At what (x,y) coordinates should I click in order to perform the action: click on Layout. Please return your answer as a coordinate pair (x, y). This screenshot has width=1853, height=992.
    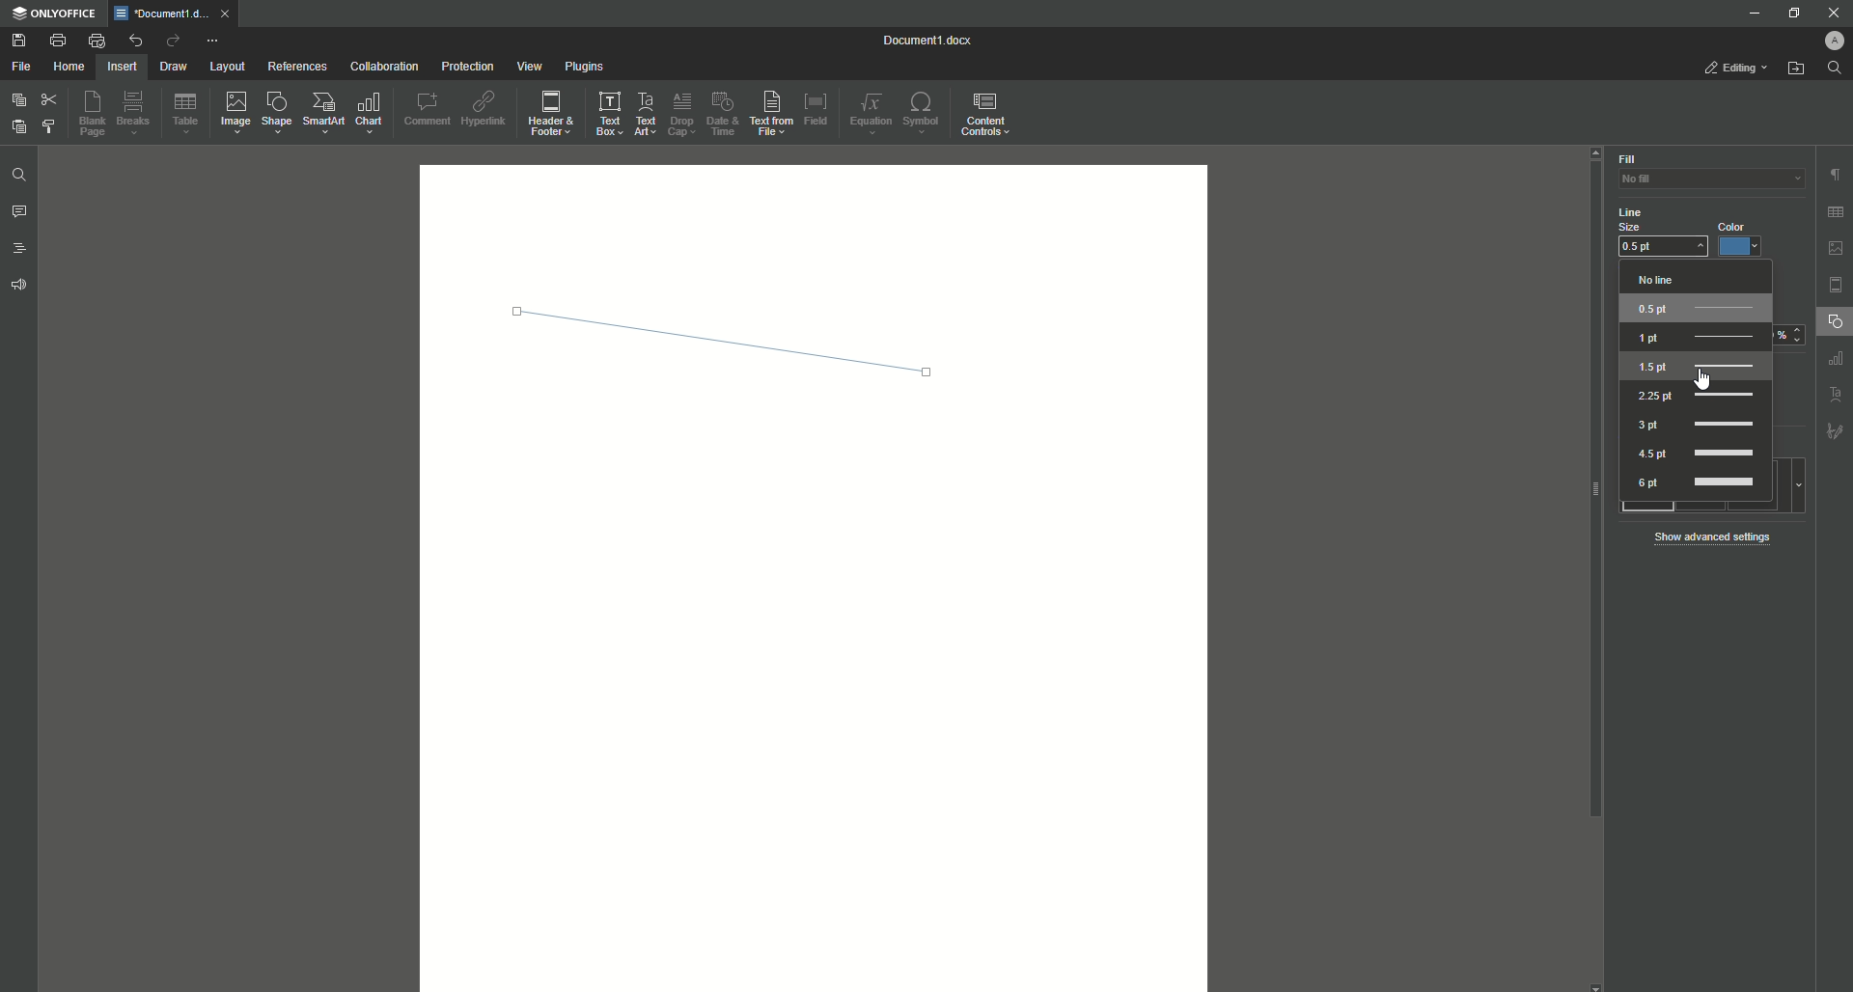
    Looking at the image, I should click on (226, 68).